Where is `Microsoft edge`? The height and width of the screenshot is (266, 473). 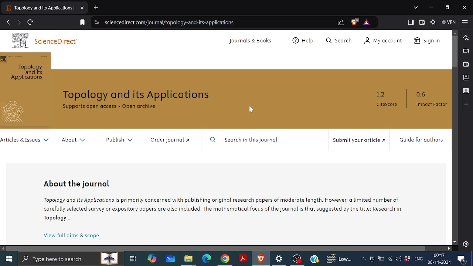 Microsoft edge is located at coordinates (206, 259).